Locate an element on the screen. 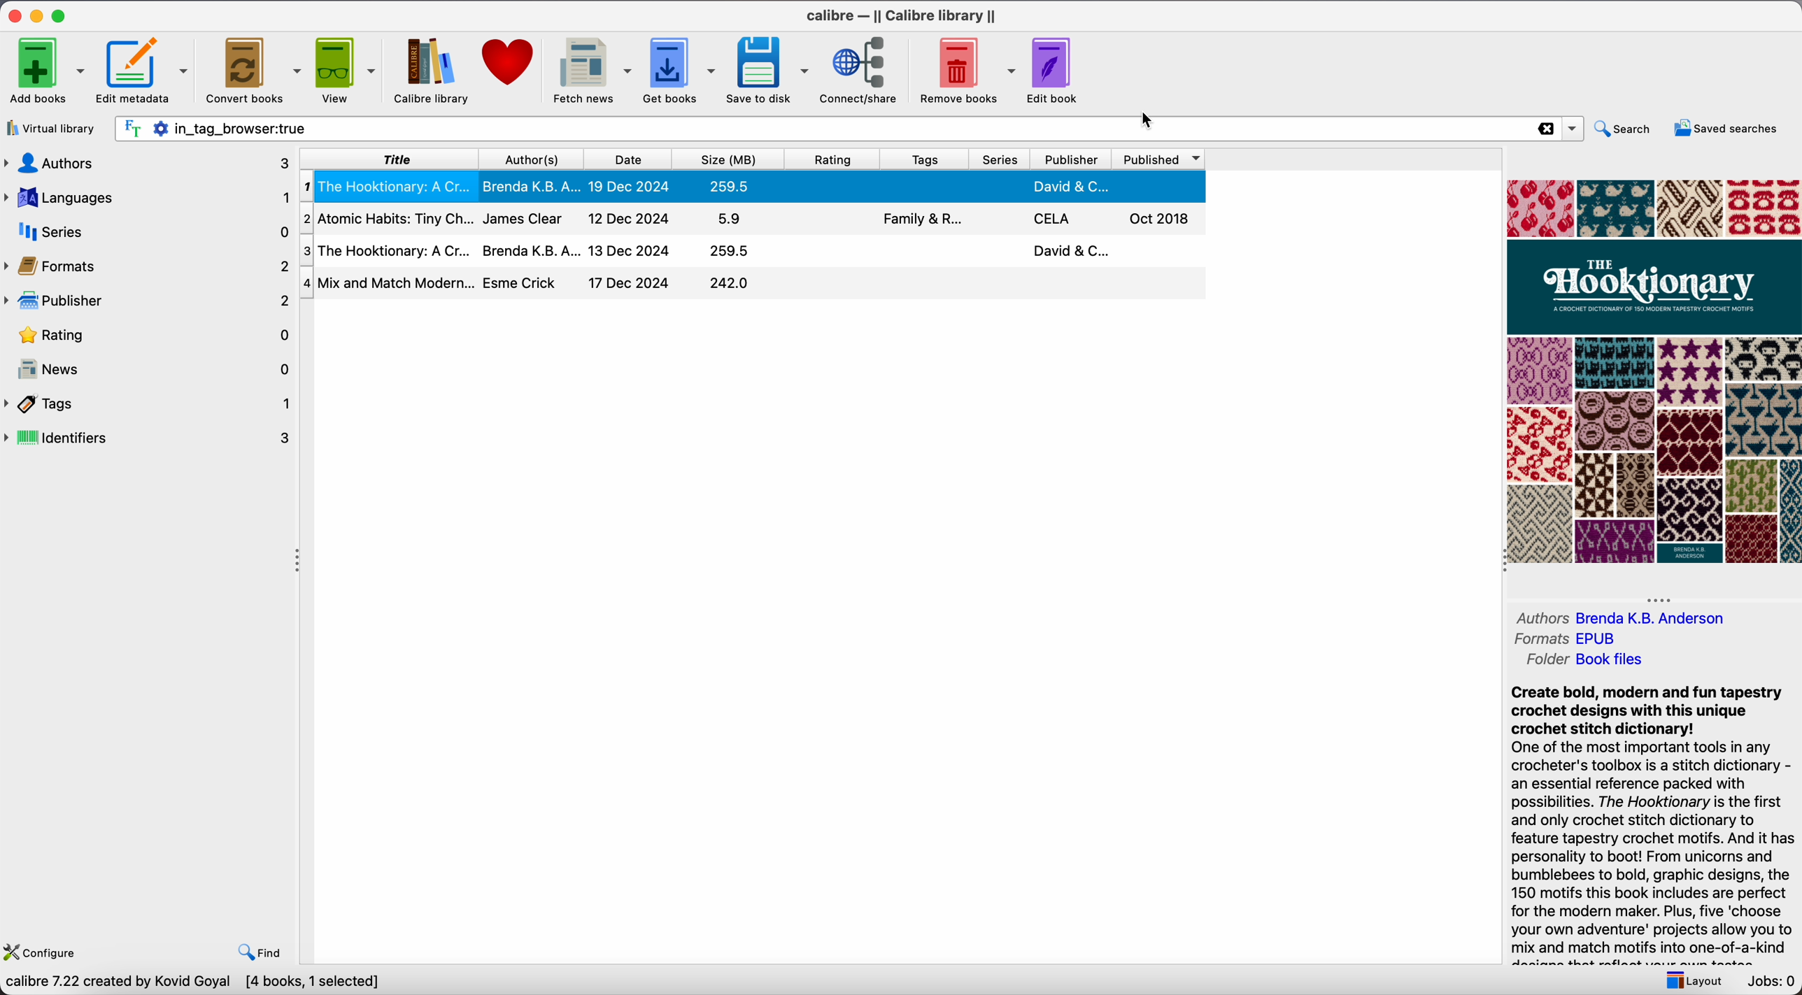 Image resolution: width=1802 pixels, height=995 pixels. 259.5 is located at coordinates (732, 186).